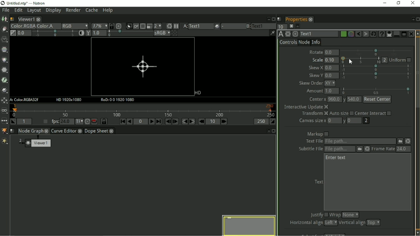 This screenshot has height=236, width=420. What do you see at coordinates (288, 34) in the screenshot?
I see `Settings and presets` at bounding box center [288, 34].